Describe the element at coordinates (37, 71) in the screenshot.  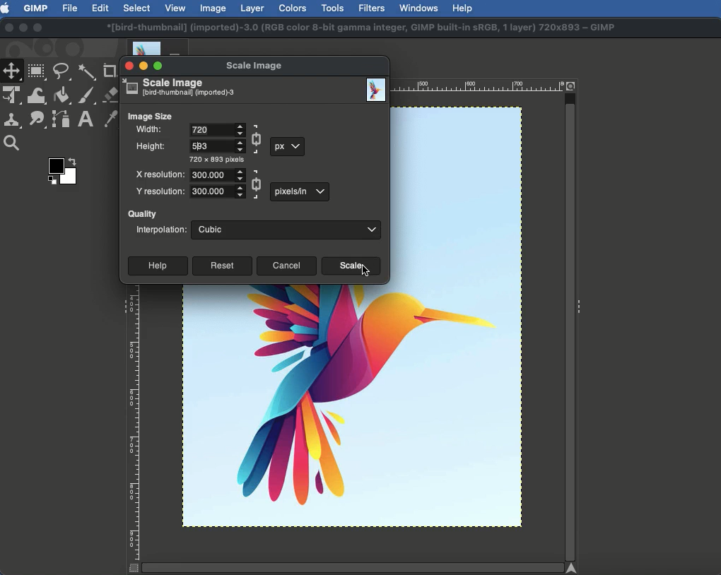
I see `Rectangular selector` at that location.